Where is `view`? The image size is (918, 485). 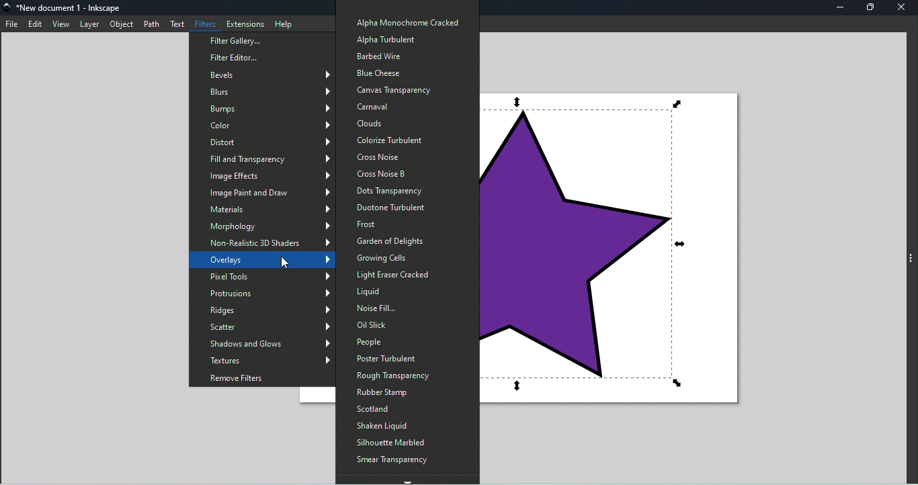
view is located at coordinates (60, 24).